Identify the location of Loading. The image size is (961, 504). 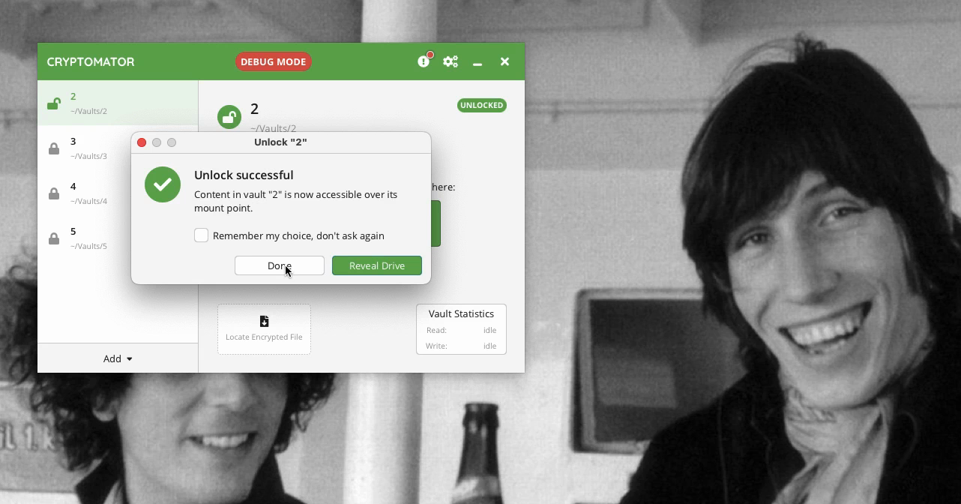
(54, 103).